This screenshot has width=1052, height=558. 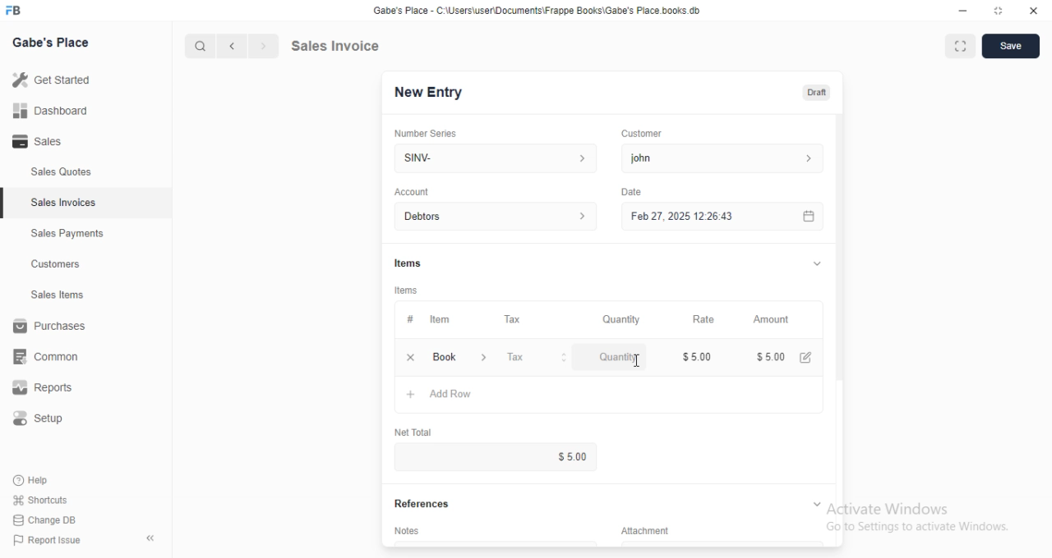 I want to click on Close, so click(x=1033, y=11).